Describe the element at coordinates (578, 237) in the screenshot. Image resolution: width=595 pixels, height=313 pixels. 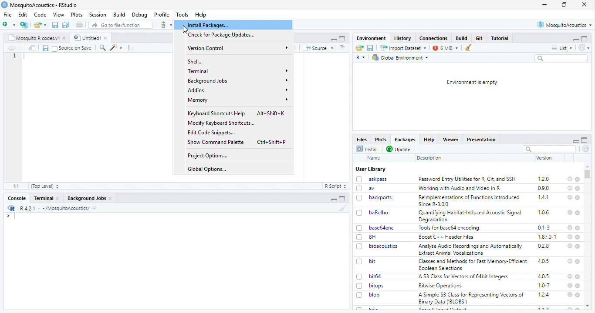
I see `close` at that location.